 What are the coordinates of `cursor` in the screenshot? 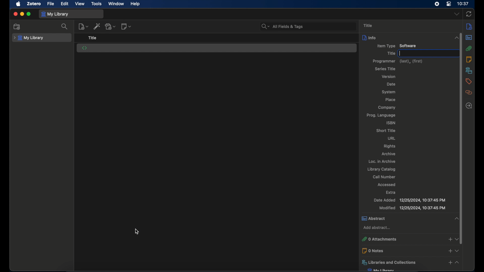 It's located at (137, 232).